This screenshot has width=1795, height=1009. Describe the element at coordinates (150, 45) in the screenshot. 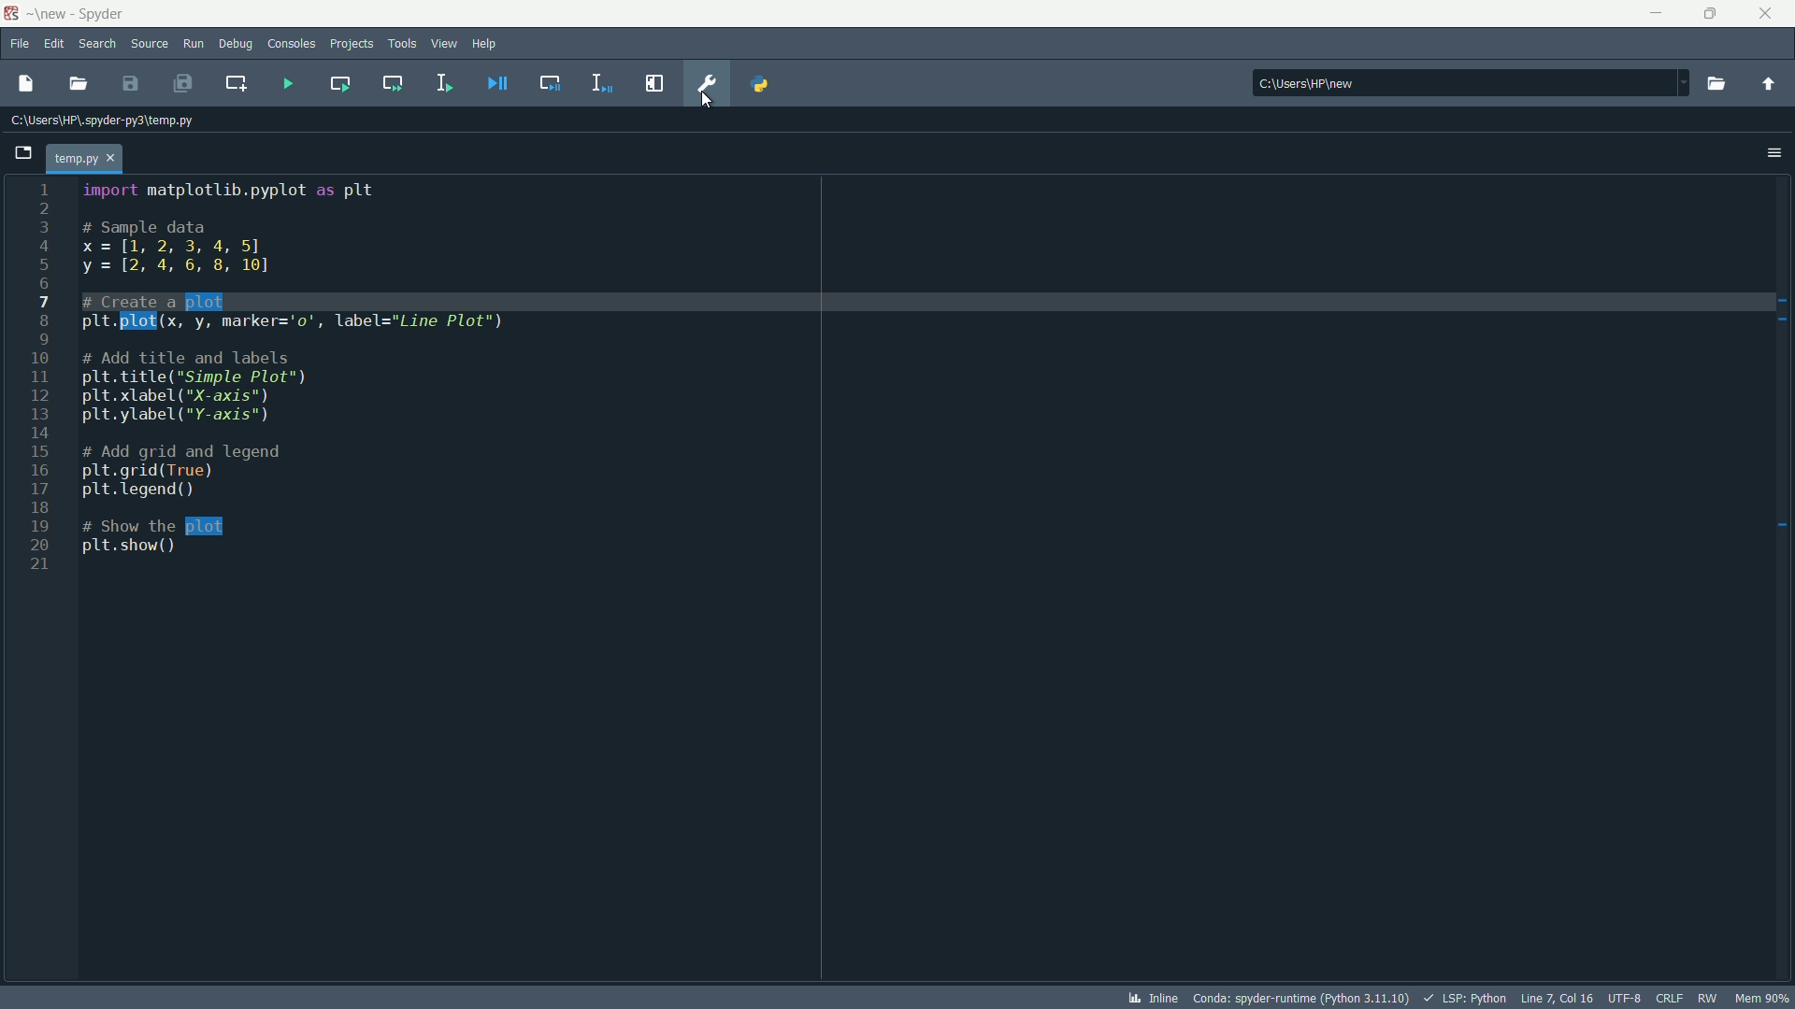

I see `source` at that location.